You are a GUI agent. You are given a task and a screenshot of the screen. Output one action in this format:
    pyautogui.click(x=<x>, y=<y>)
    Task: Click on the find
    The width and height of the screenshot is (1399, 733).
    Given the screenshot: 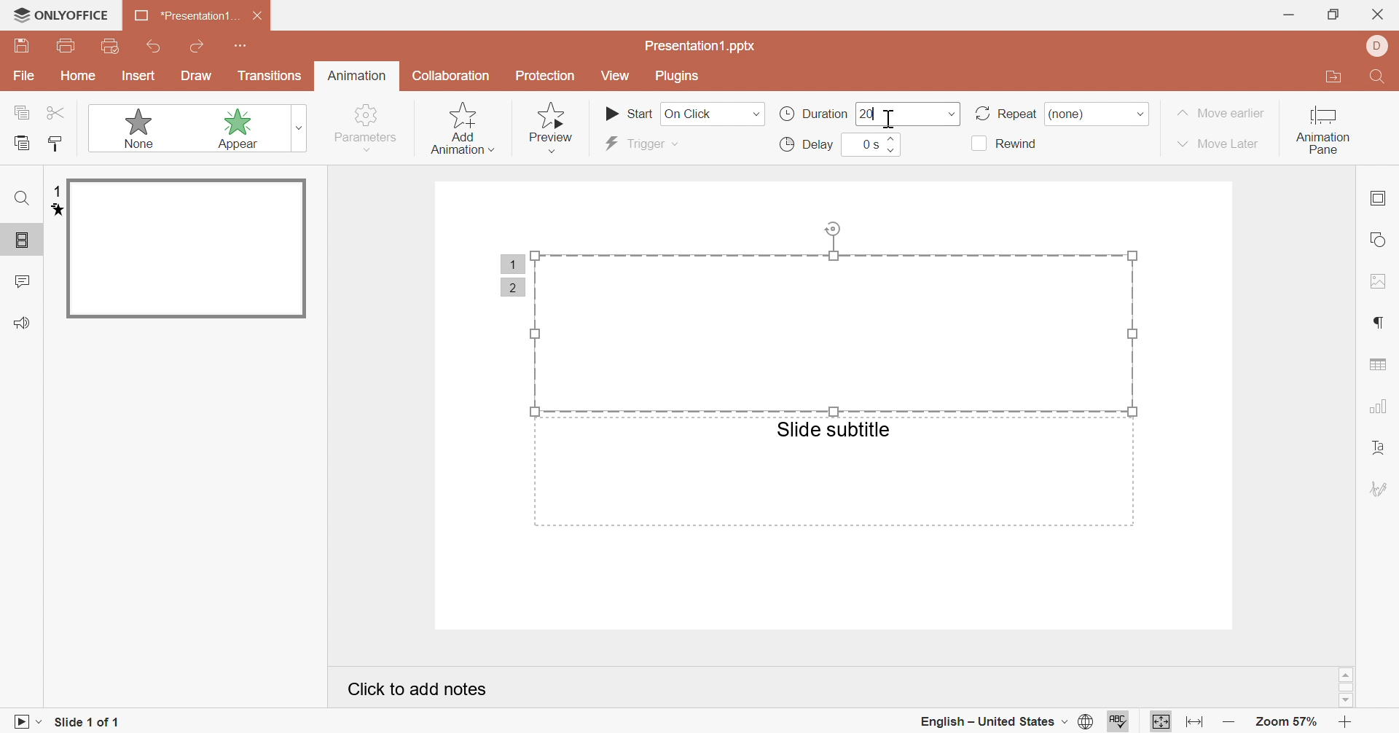 What is the action you would take?
    pyautogui.click(x=1380, y=77)
    